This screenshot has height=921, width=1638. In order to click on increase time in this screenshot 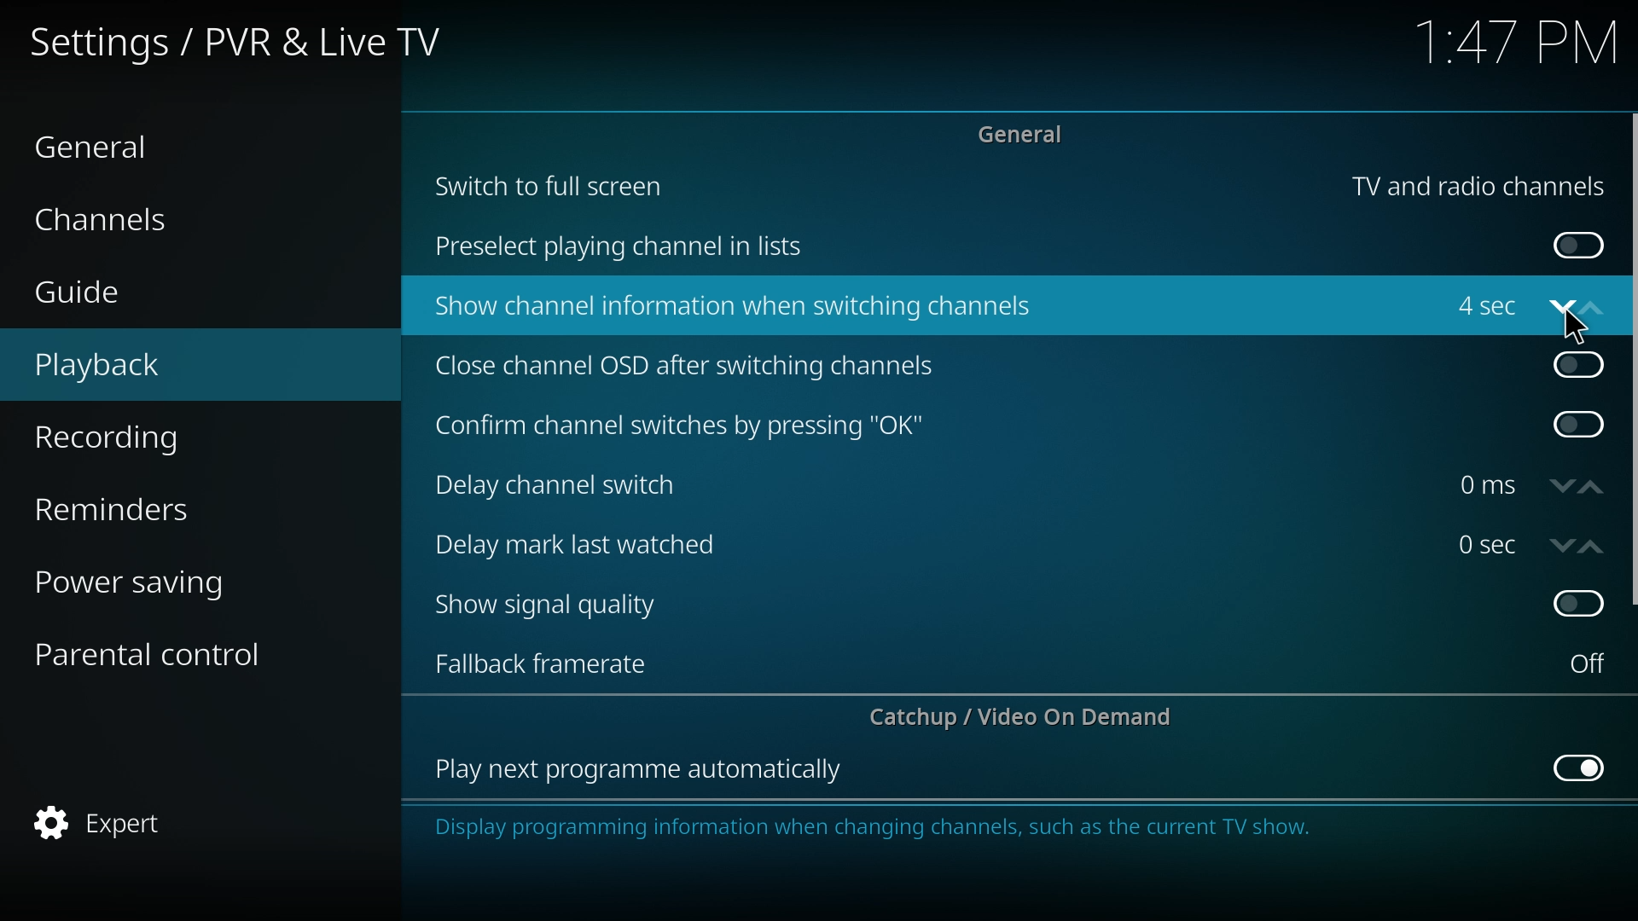, I will do `click(1592, 488)`.